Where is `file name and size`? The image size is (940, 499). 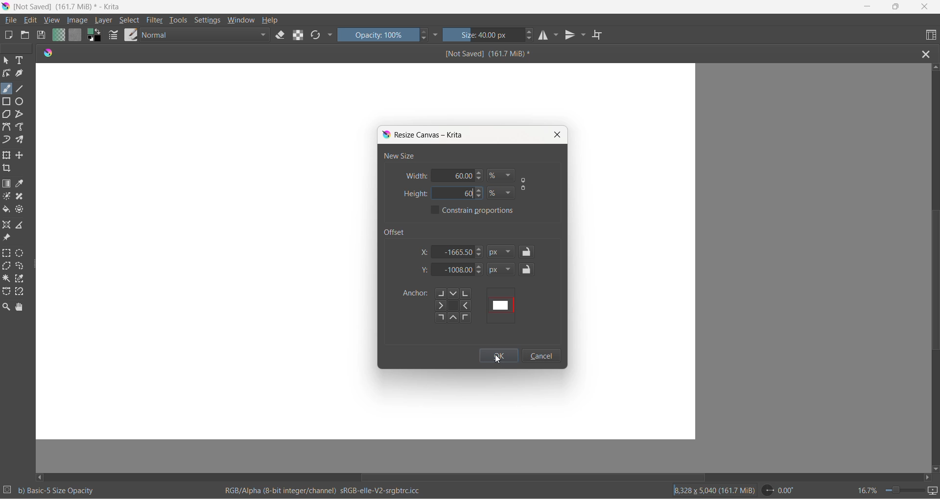
file name and size is located at coordinates (478, 54).